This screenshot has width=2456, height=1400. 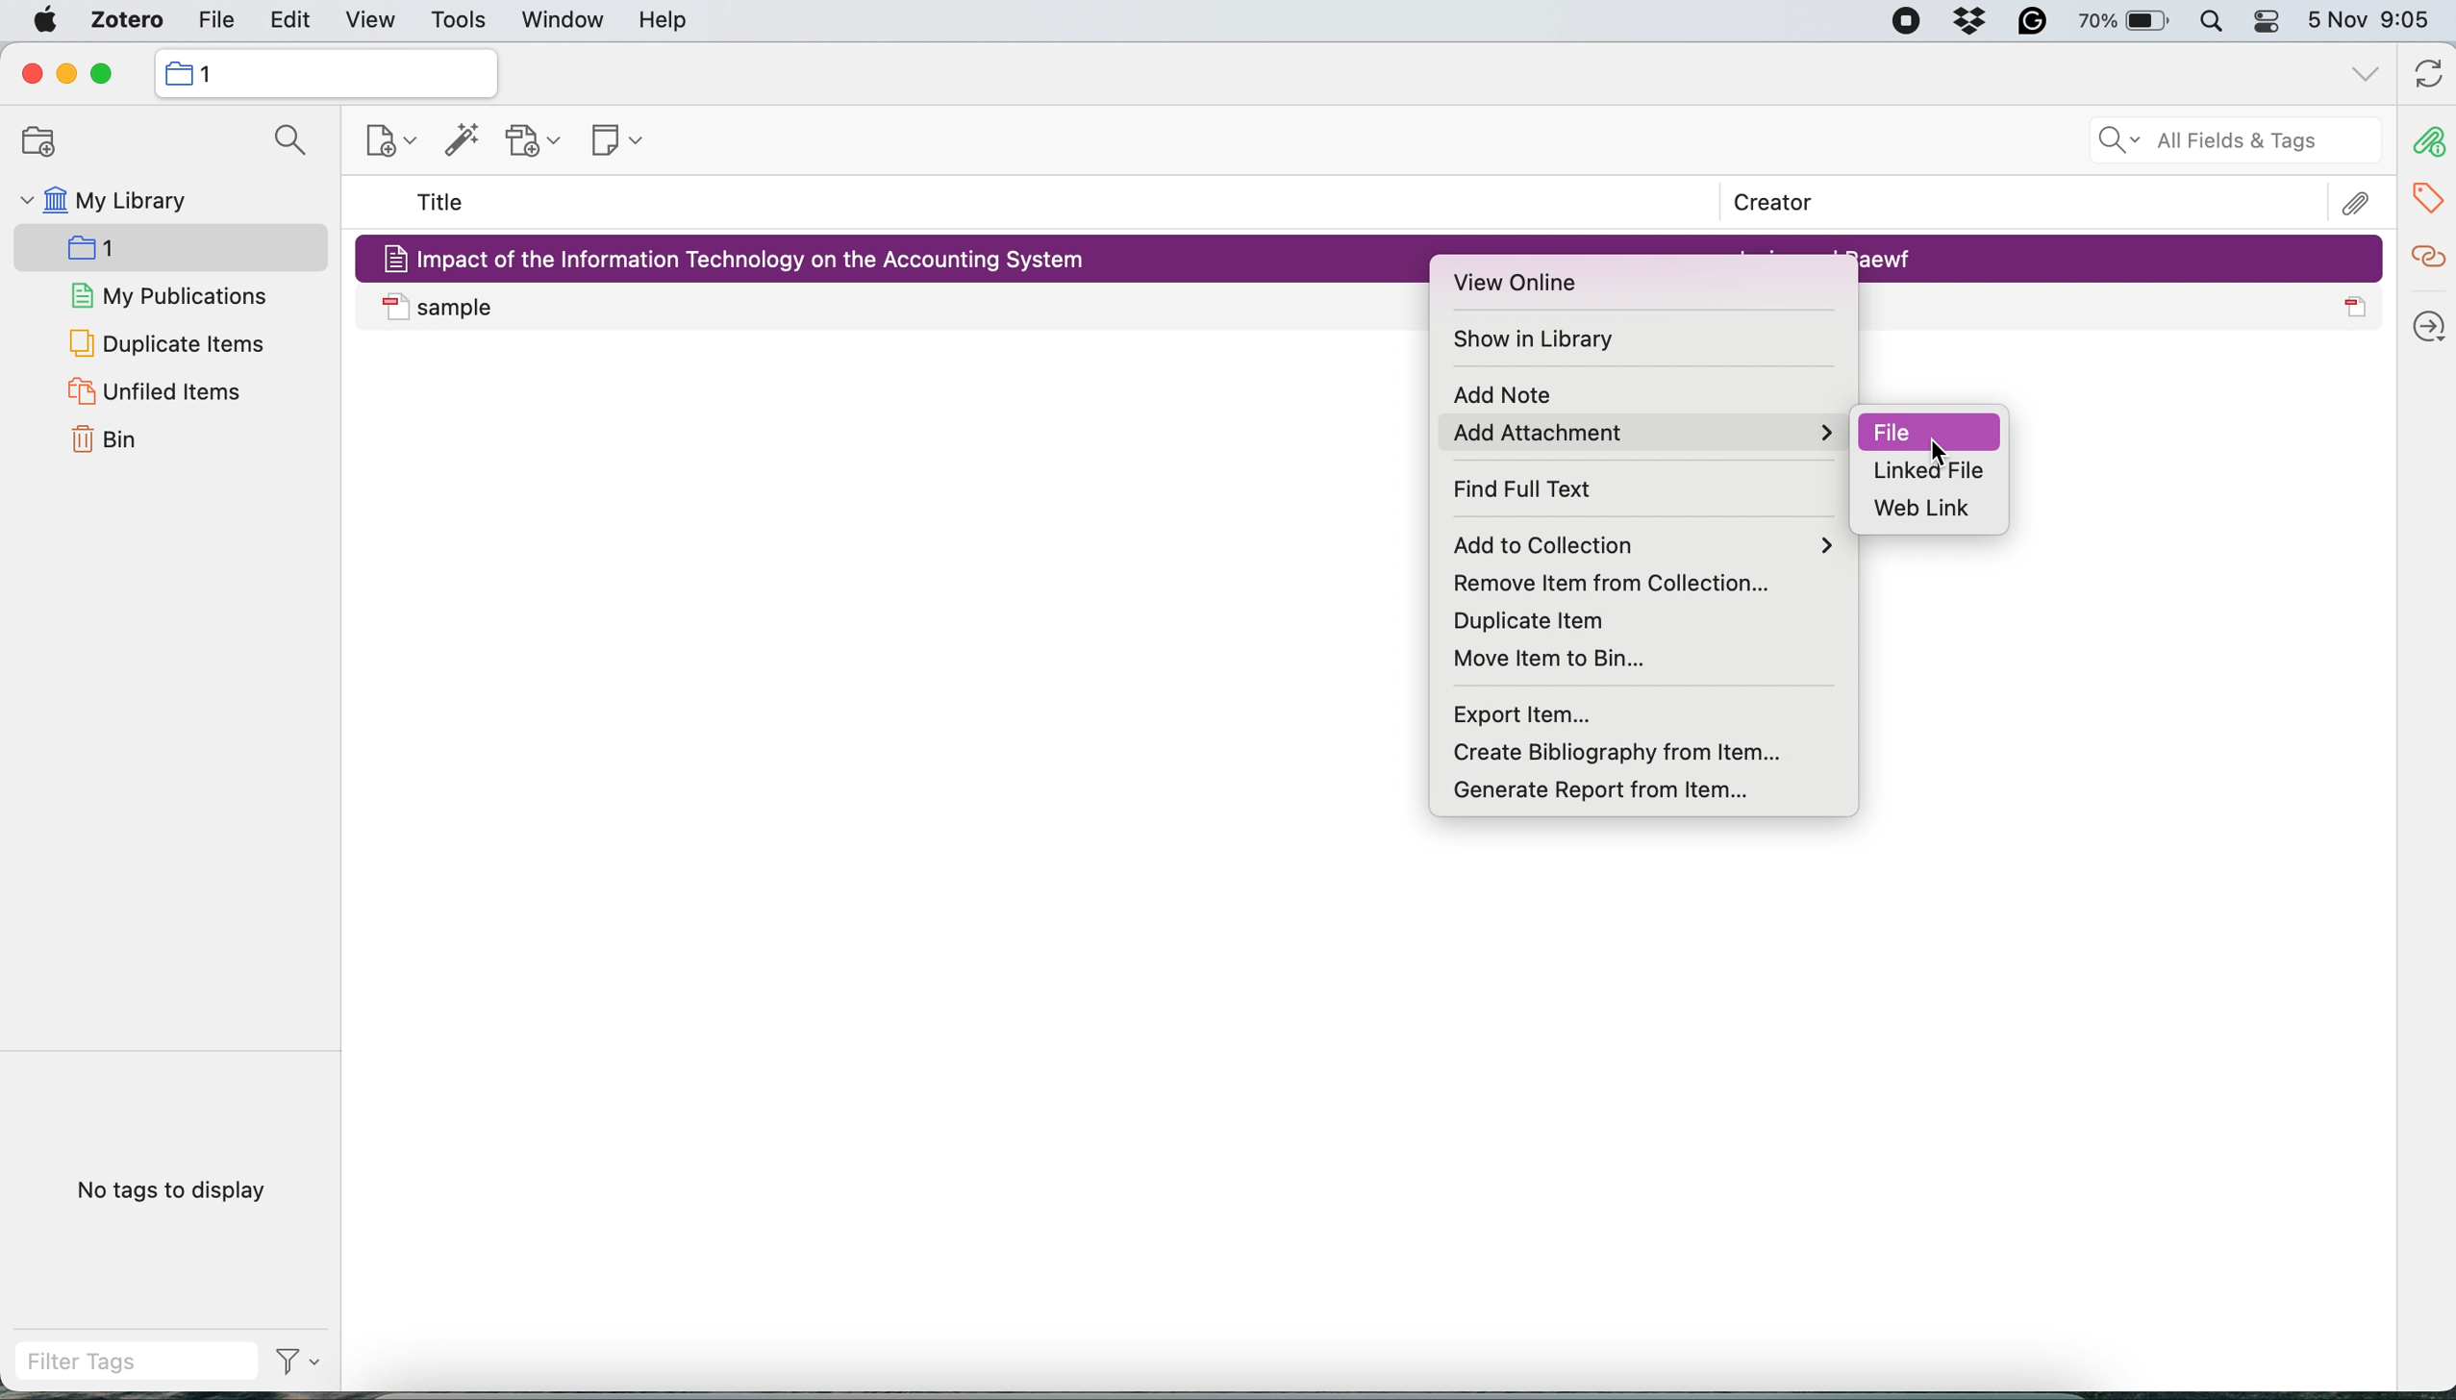 I want to click on Impact of the Information Technology on the Accounting System  Jasim and Raewf, so click(x=2121, y=258).